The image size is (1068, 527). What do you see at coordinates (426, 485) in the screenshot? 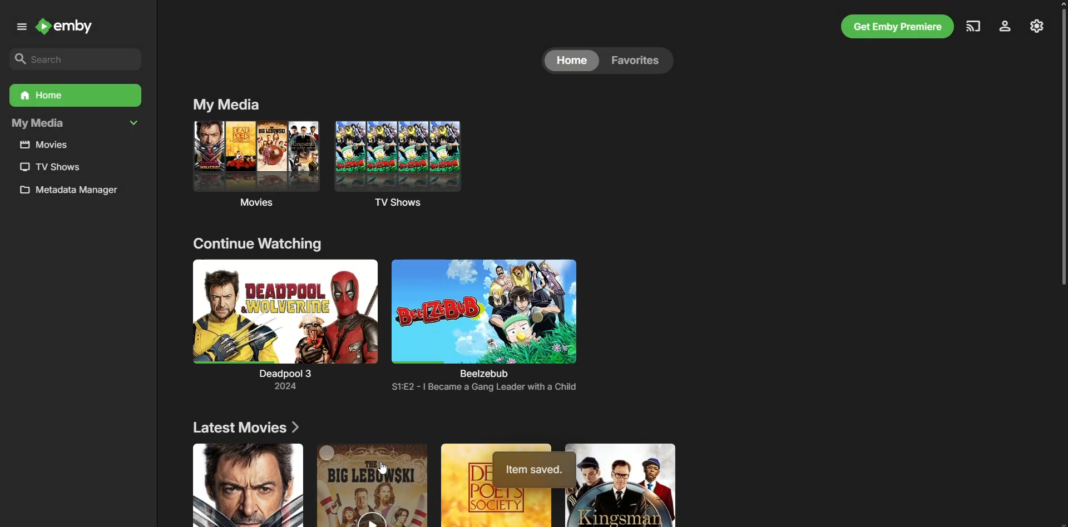
I see `Posters` at bounding box center [426, 485].